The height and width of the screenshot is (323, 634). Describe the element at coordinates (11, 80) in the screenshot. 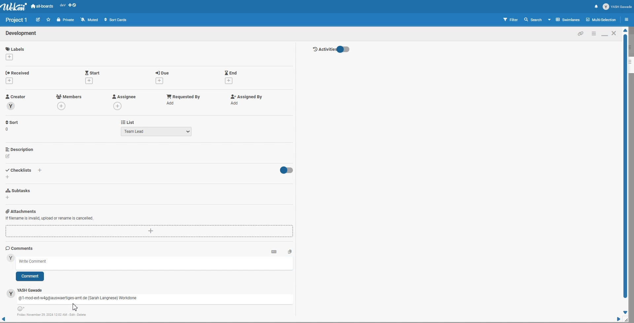

I see `add` at that location.